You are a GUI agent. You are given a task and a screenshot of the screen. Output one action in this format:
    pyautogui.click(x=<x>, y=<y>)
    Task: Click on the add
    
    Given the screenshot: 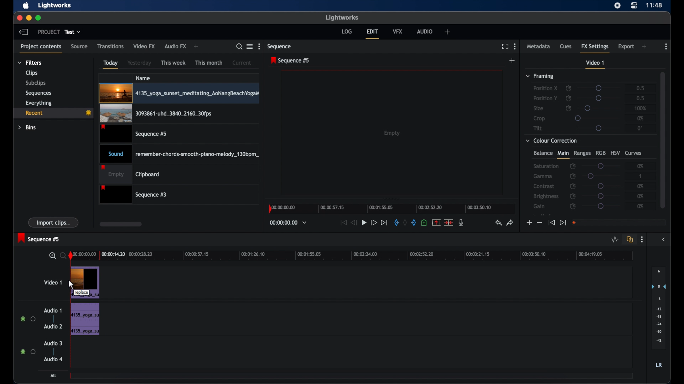 What is the action you would take?
    pyautogui.click(x=447, y=32)
    